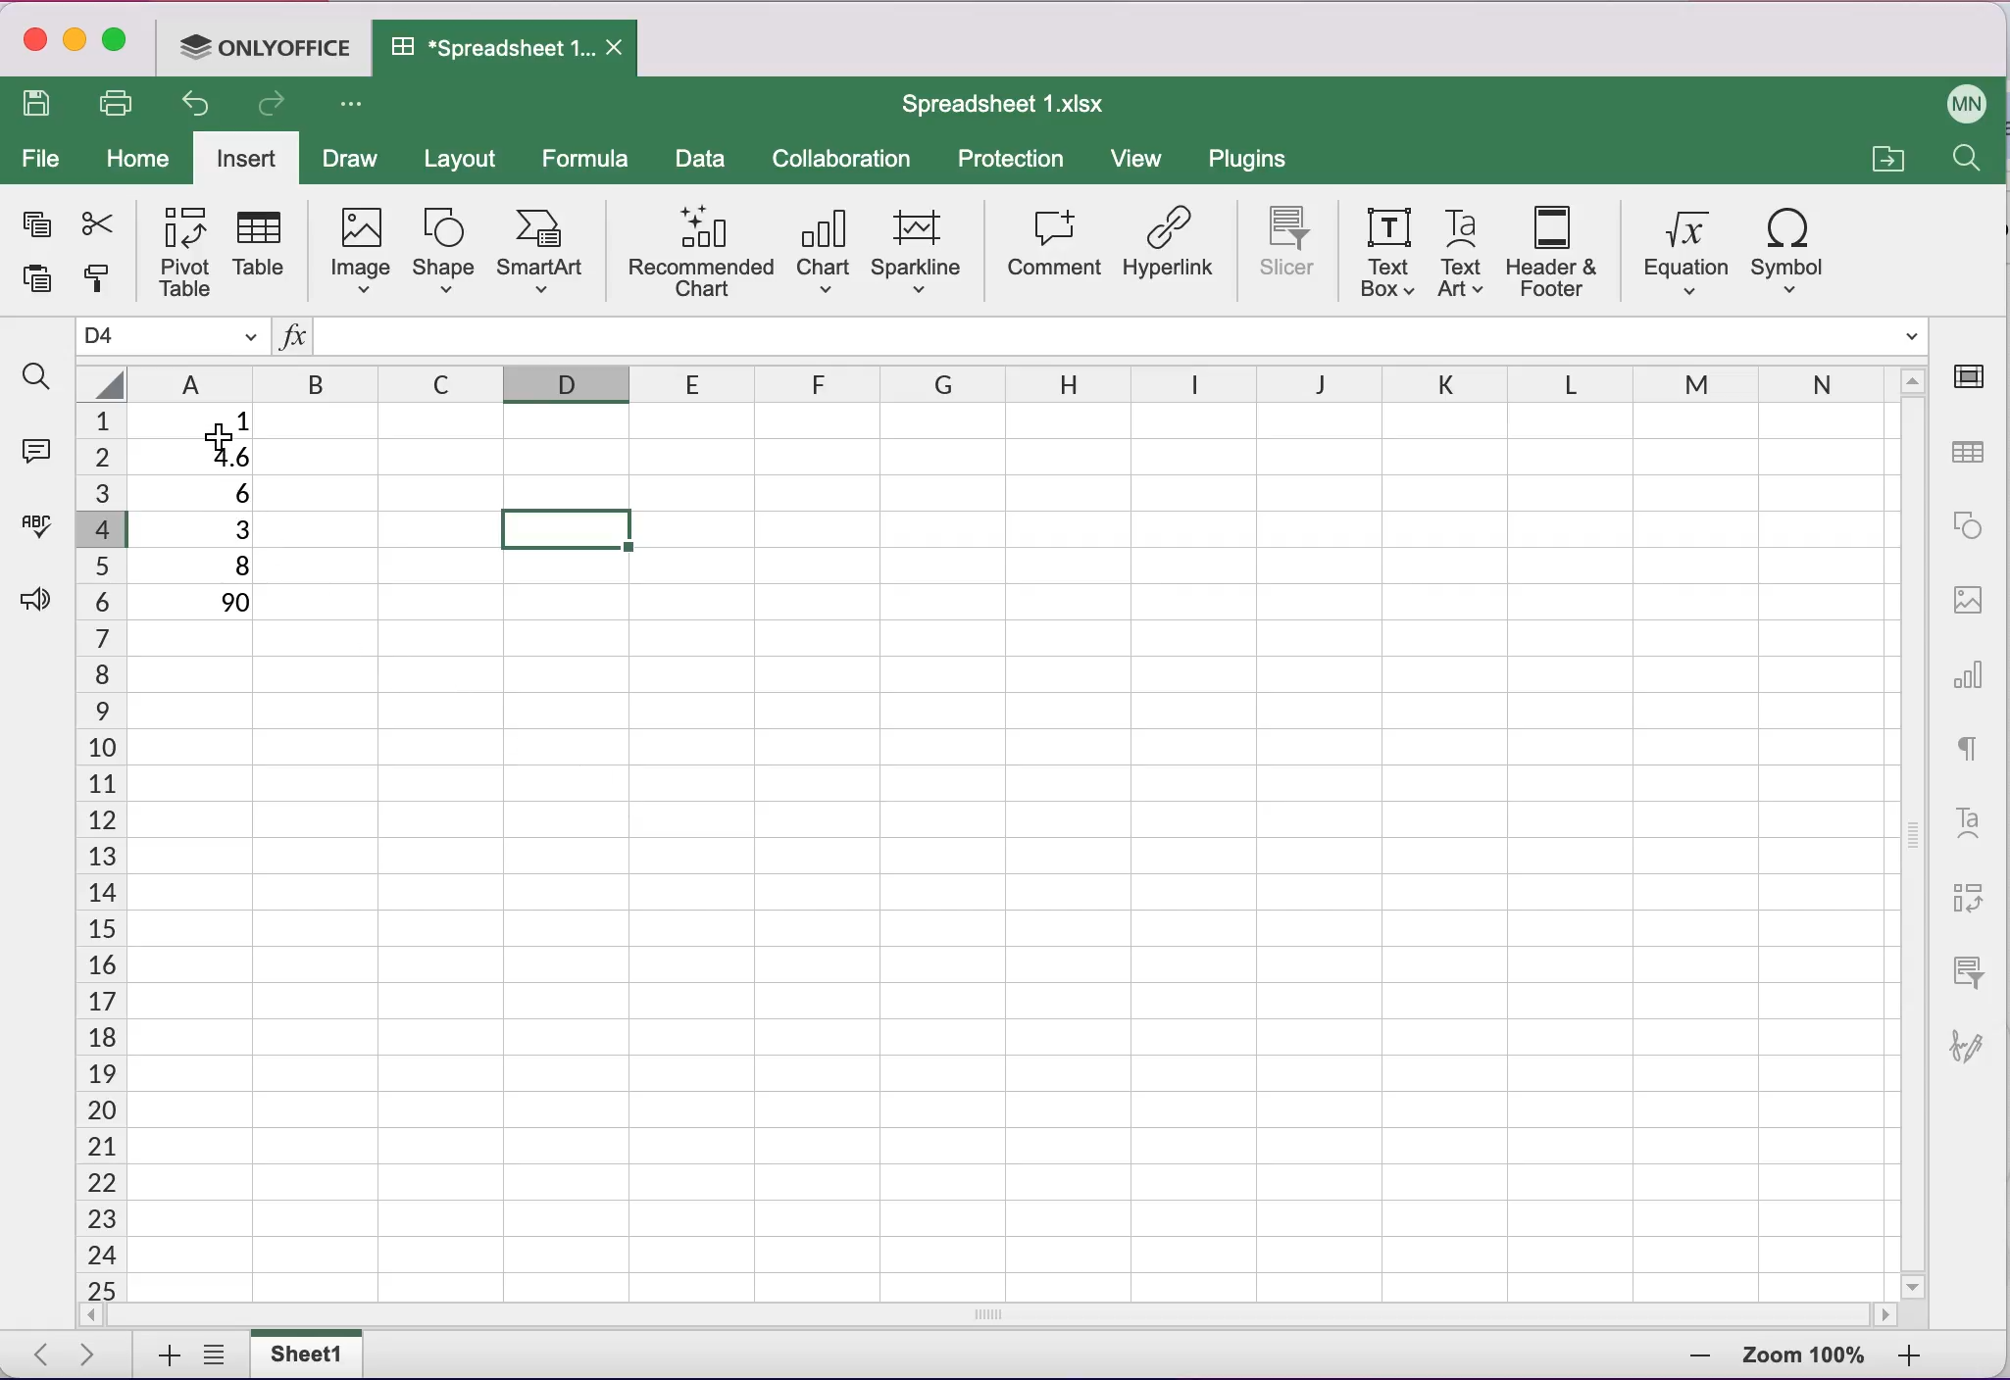 This screenshot has height=1380, width=2010. Describe the element at coordinates (294, 336) in the screenshot. I see `Insert function` at that location.